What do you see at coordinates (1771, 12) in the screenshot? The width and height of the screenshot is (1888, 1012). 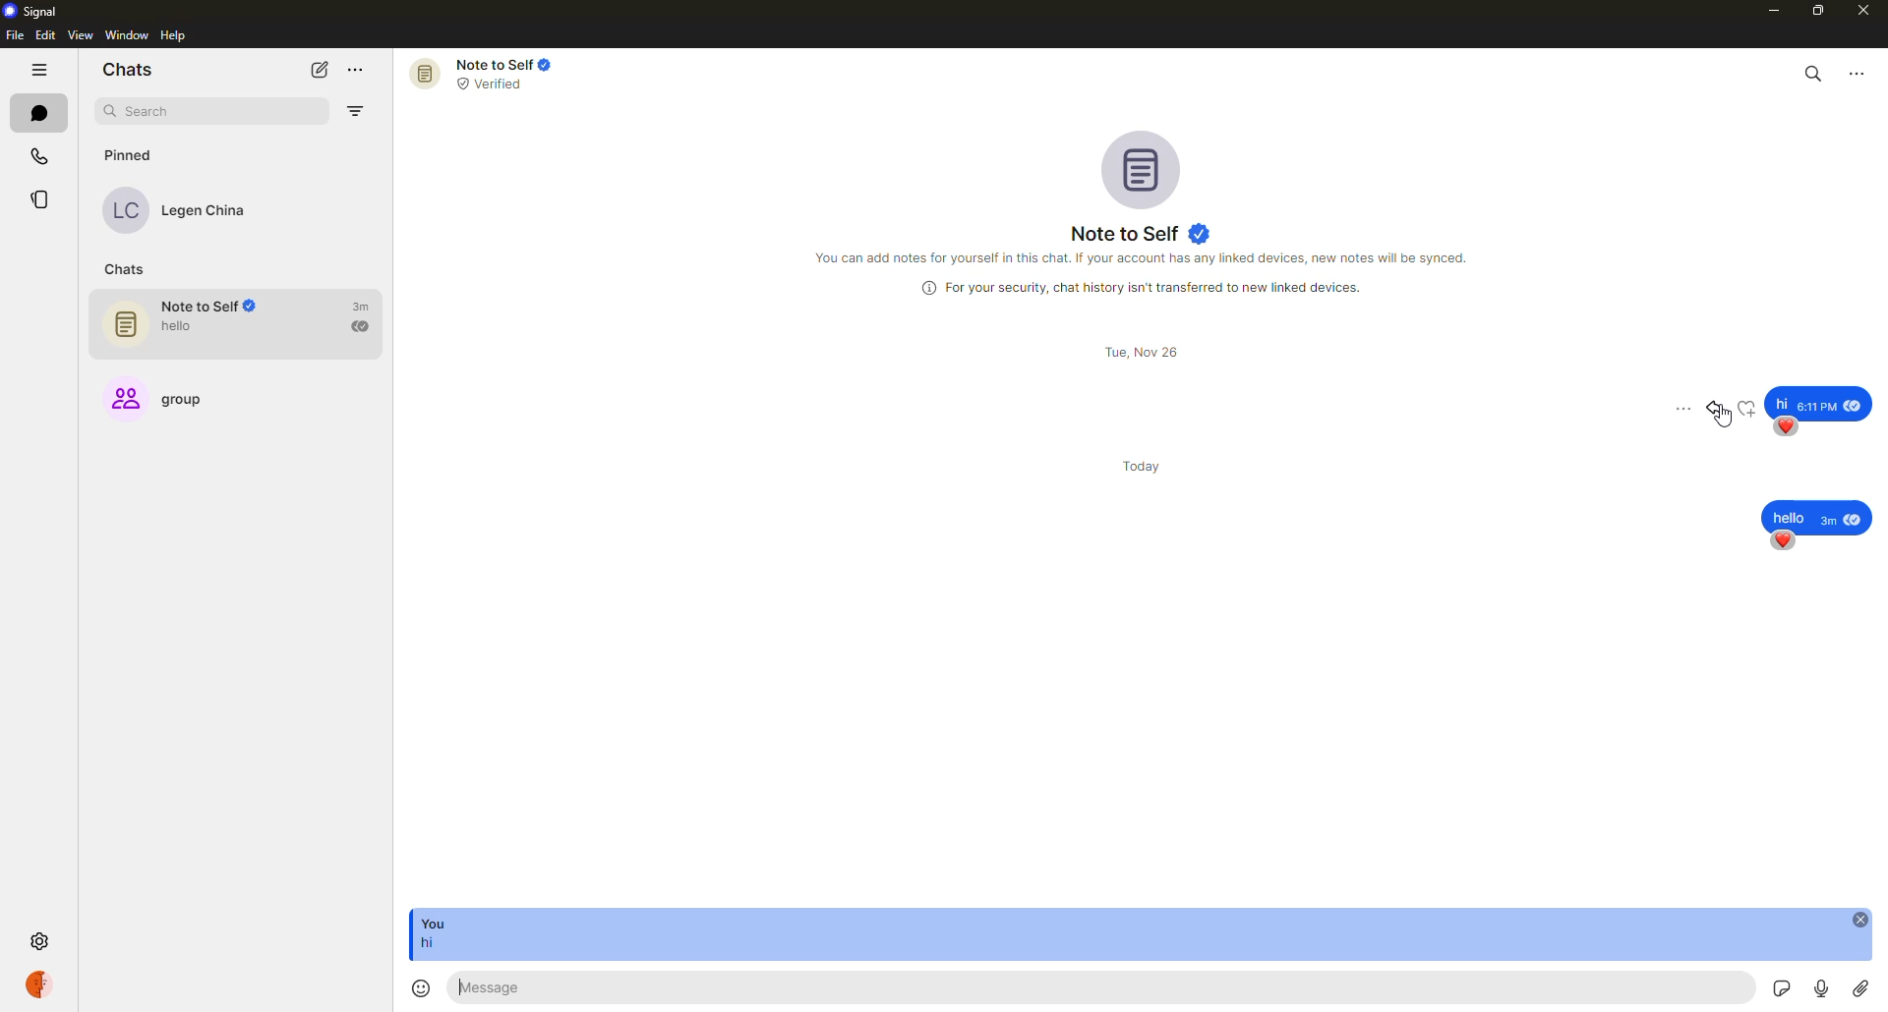 I see `minimize` at bounding box center [1771, 12].